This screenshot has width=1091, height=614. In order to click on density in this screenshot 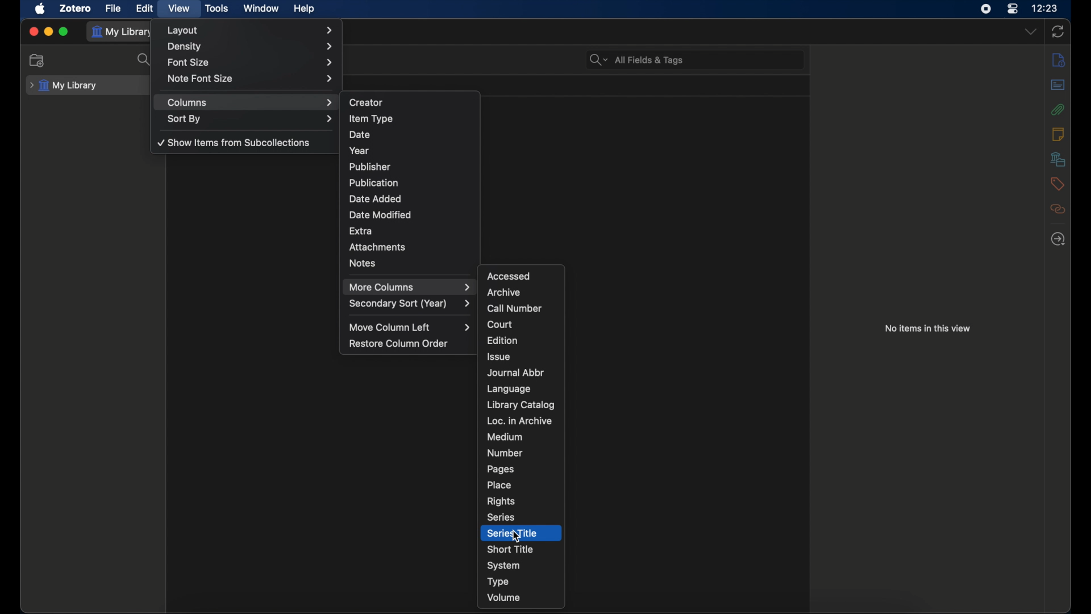, I will do `click(251, 47)`.